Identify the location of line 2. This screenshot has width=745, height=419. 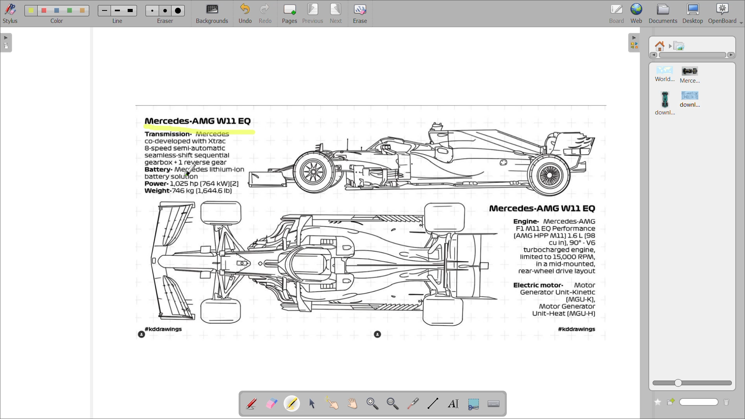
(118, 11).